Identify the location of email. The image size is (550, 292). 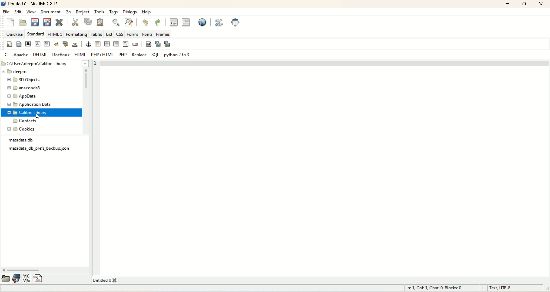
(135, 44).